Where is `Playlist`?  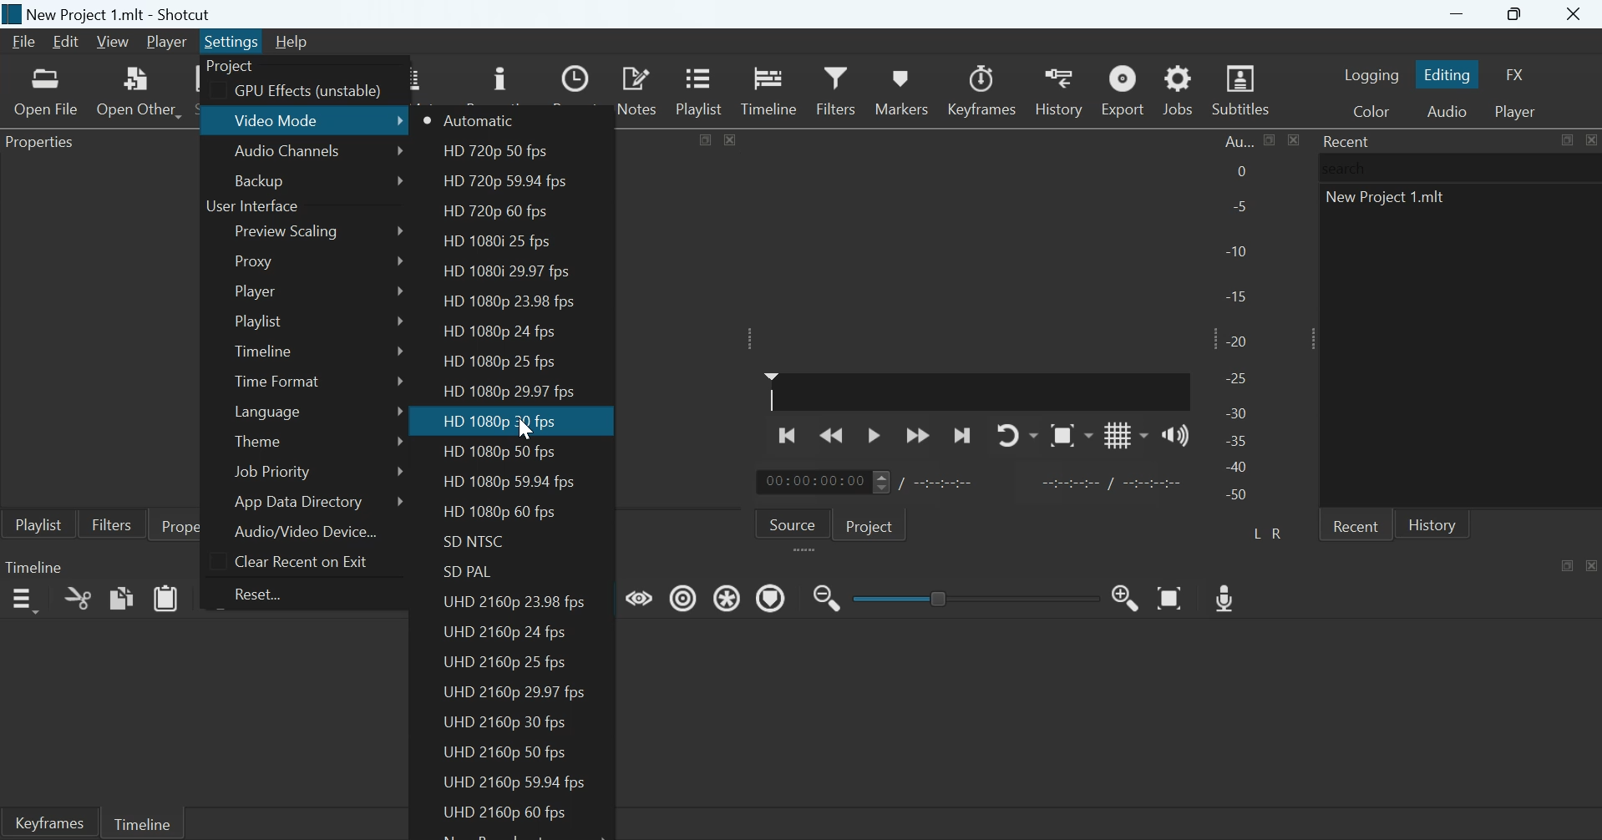 Playlist is located at coordinates (259, 321).